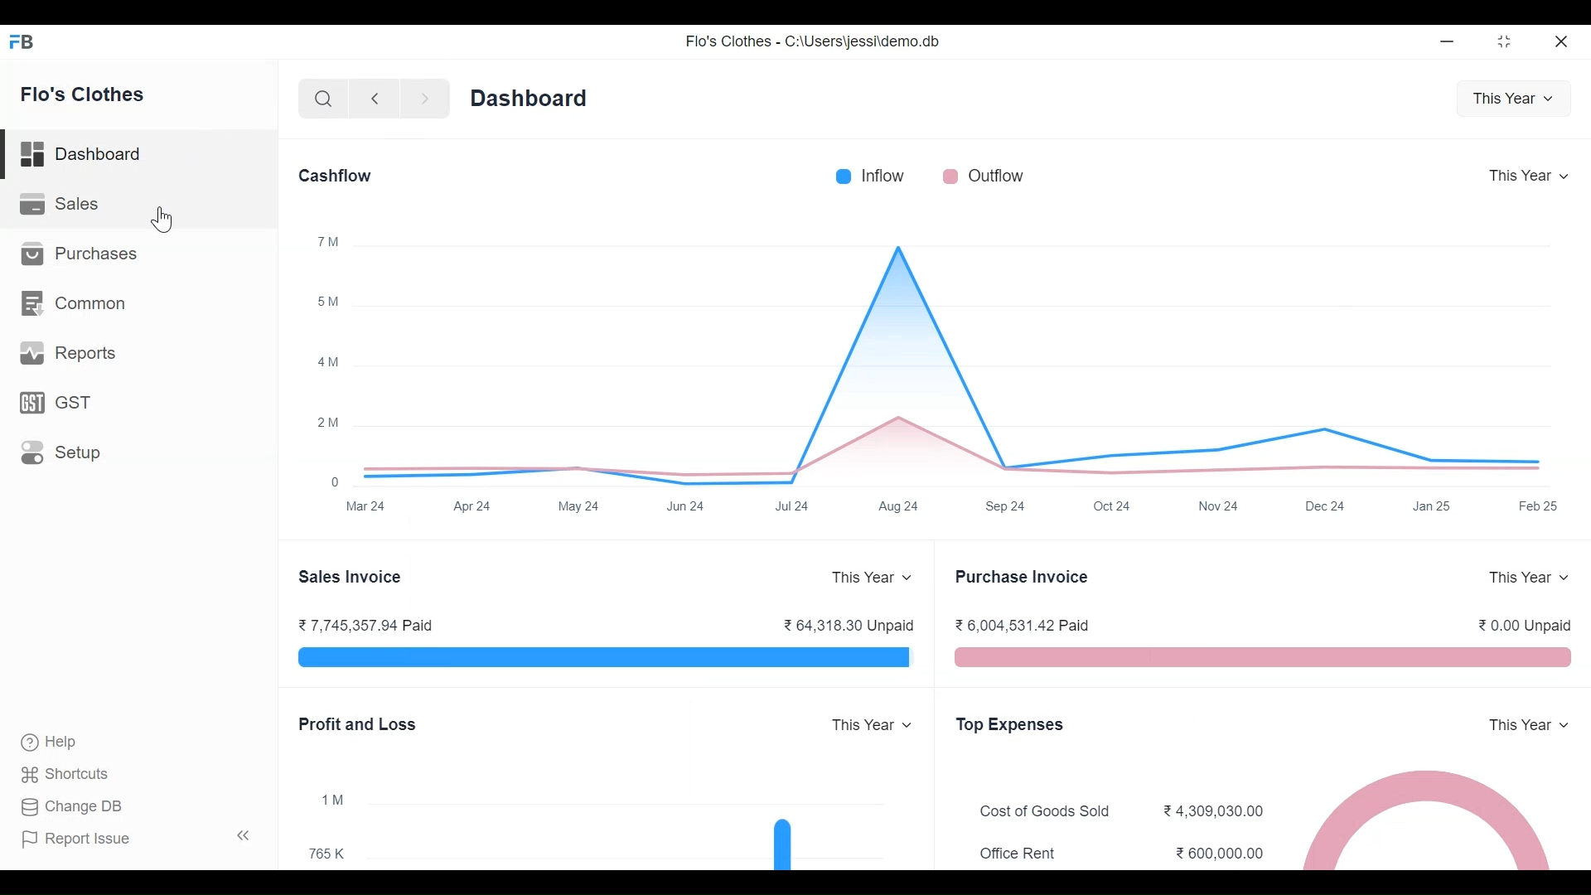 The height and width of the screenshot is (895, 1591). What do you see at coordinates (331, 801) in the screenshot?
I see `1 M` at bounding box center [331, 801].